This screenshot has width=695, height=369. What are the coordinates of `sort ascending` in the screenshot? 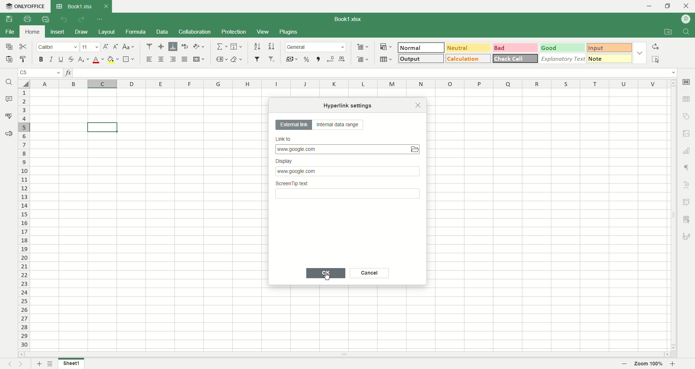 It's located at (257, 46).